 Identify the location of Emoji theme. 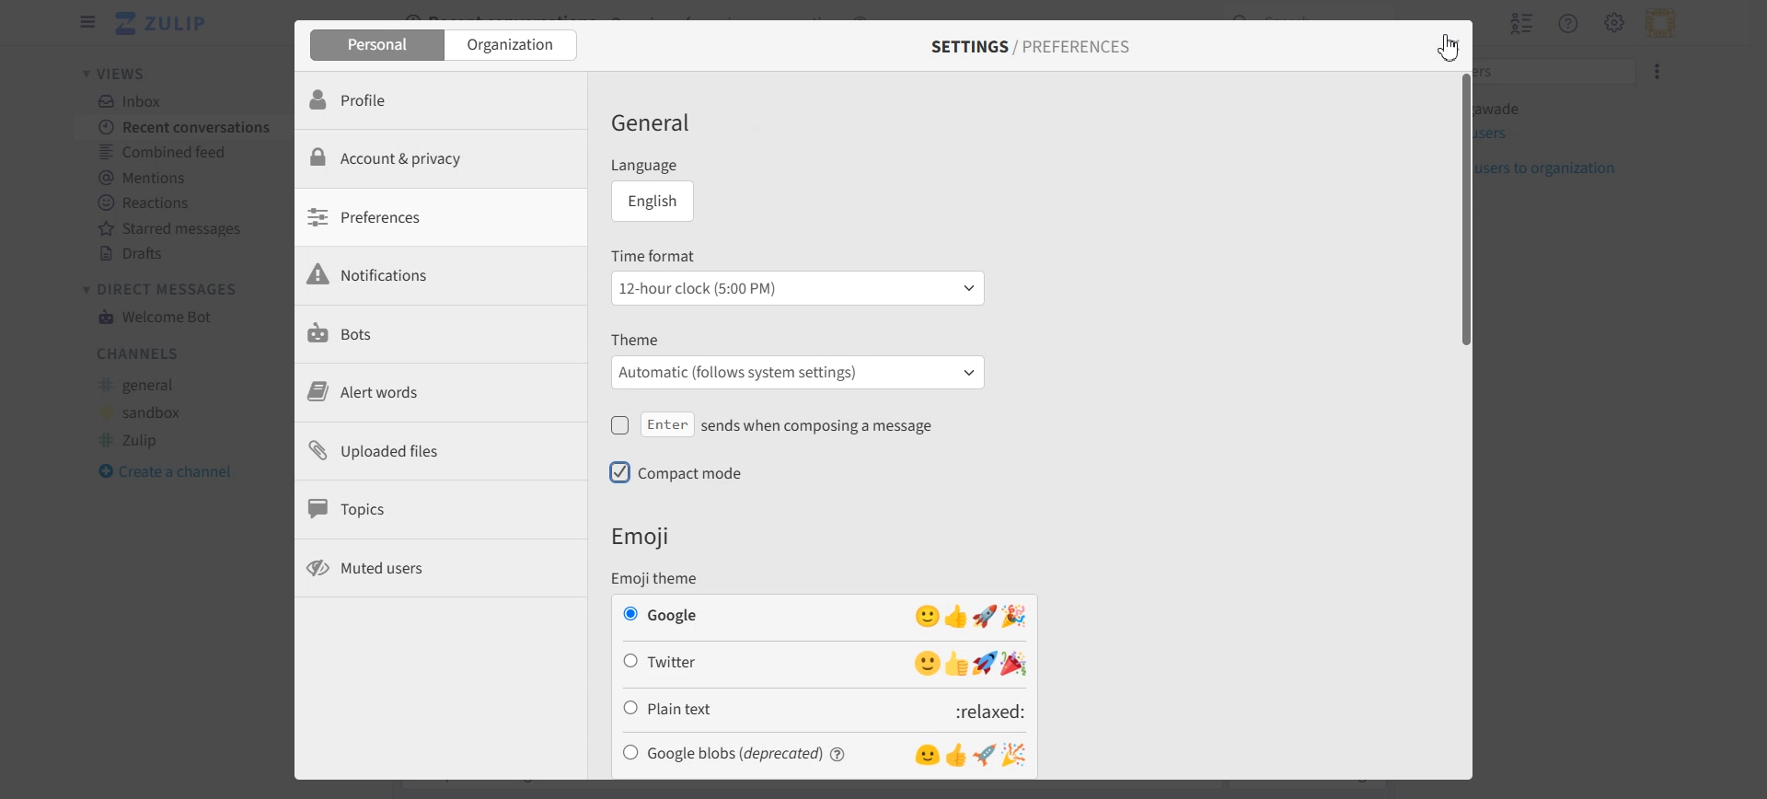
(672, 578).